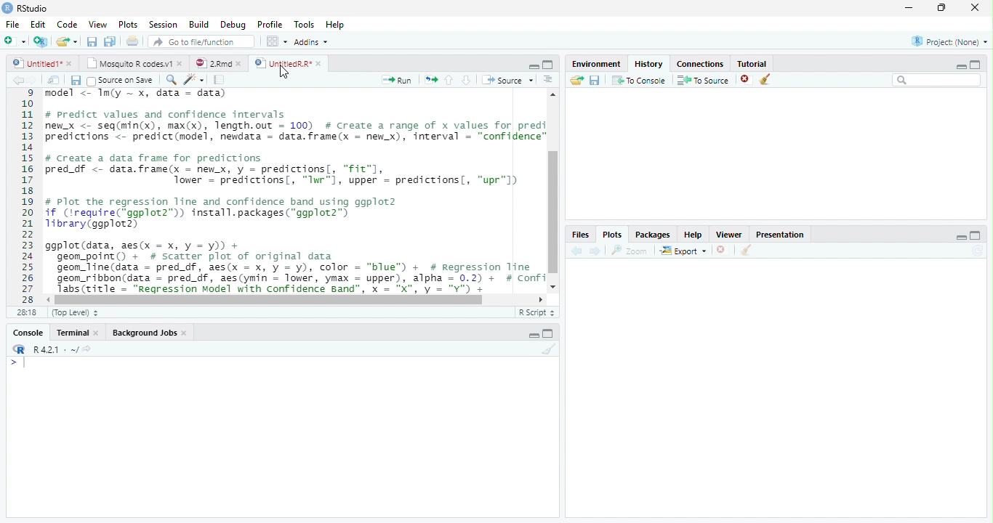 The image size is (993, 523). I want to click on Viewer, so click(730, 236).